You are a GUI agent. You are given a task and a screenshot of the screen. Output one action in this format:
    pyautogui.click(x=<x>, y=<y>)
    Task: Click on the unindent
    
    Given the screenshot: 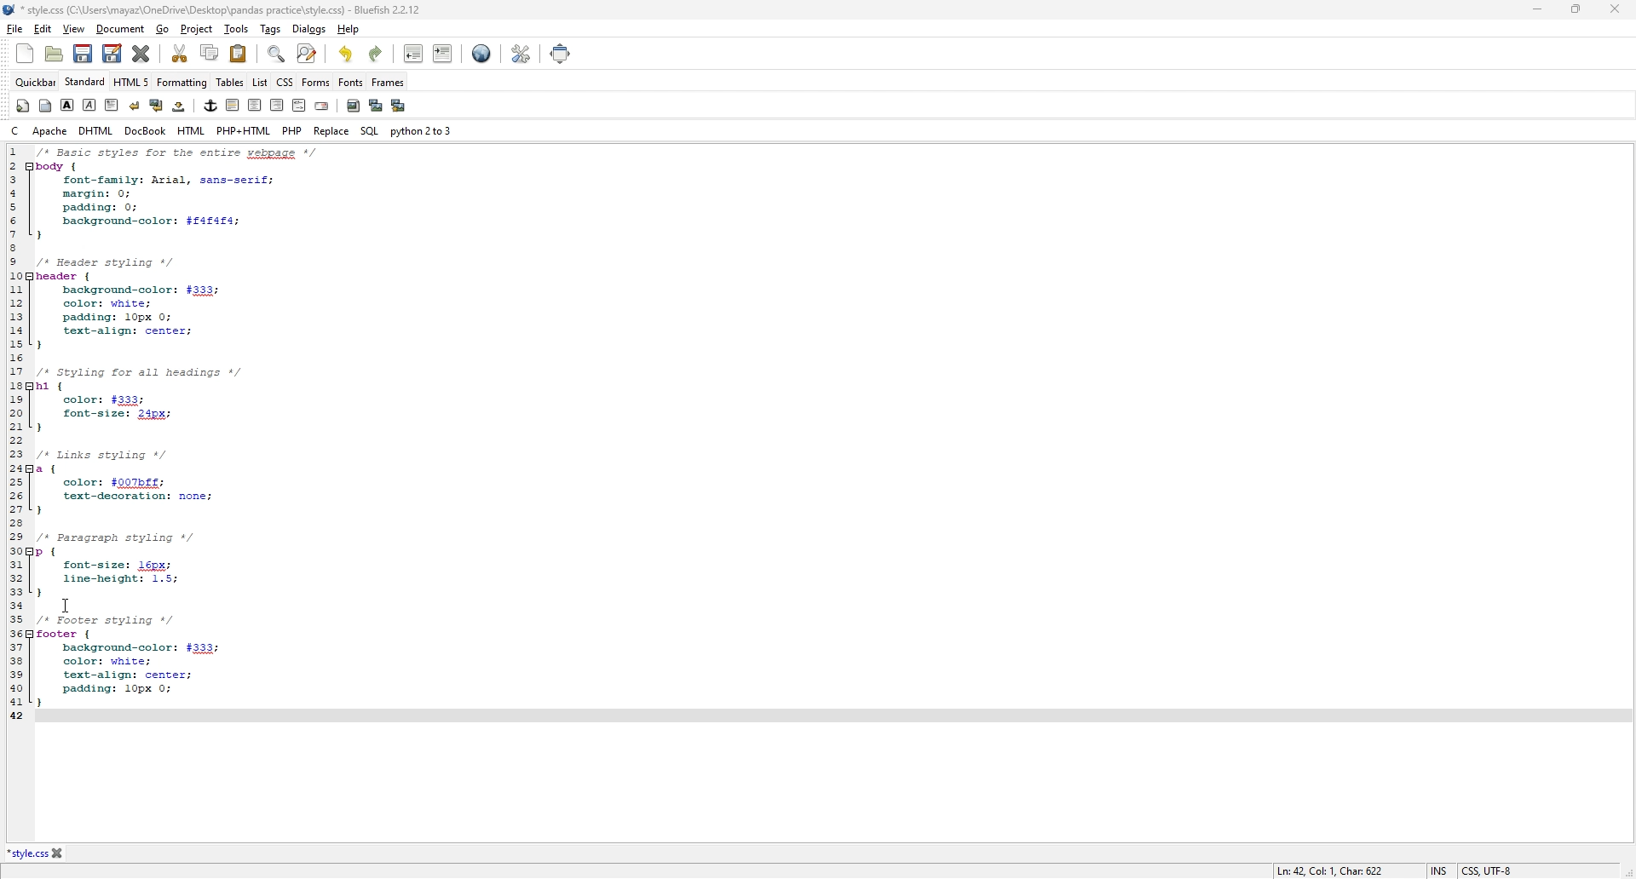 What is the action you would take?
    pyautogui.click(x=414, y=53)
    